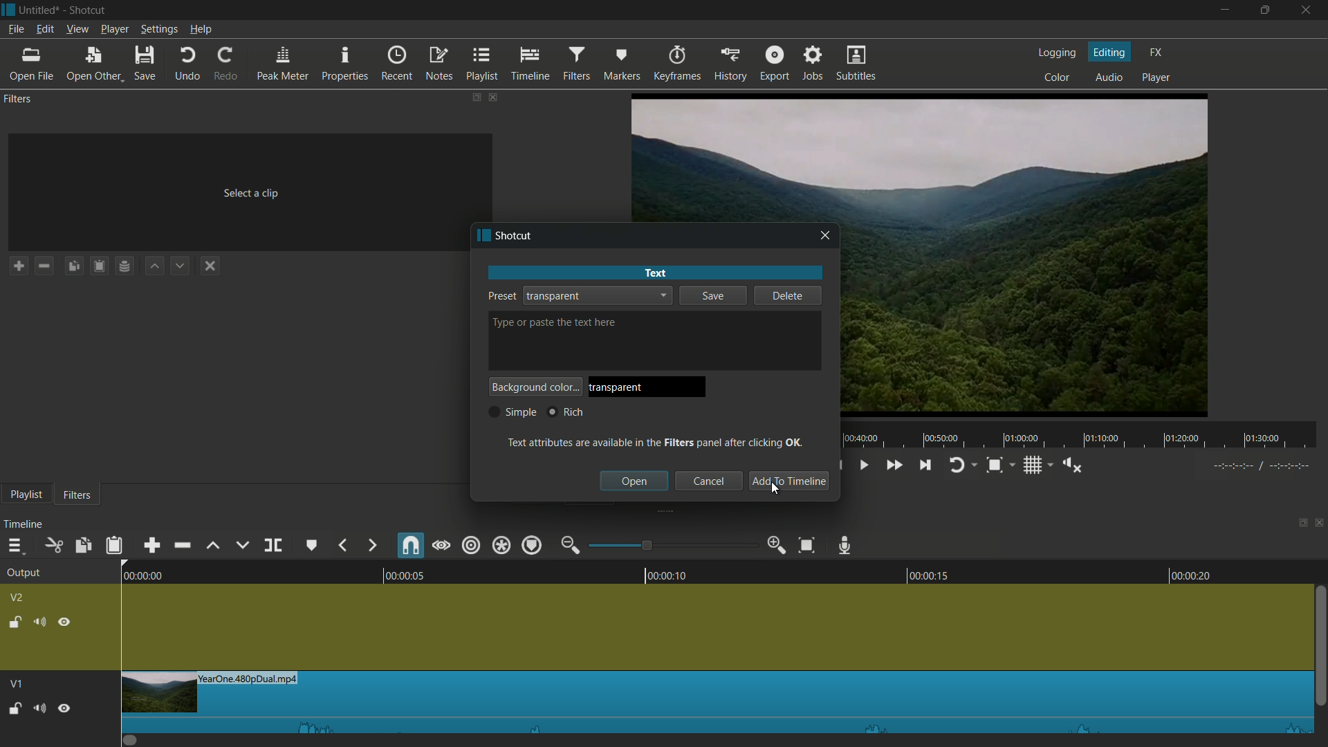 The width and height of the screenshot is (1328, 747). Describe the element at coordinates (892, 464) in the screenshot. I see `quickly play forward` at that location.